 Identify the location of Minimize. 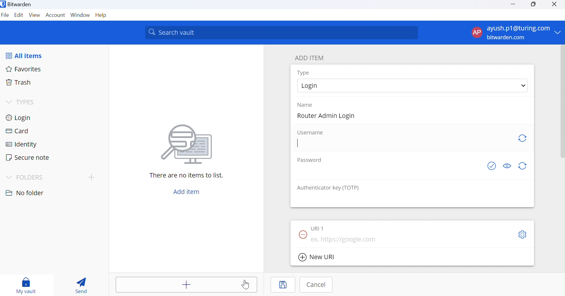
(513, 4).